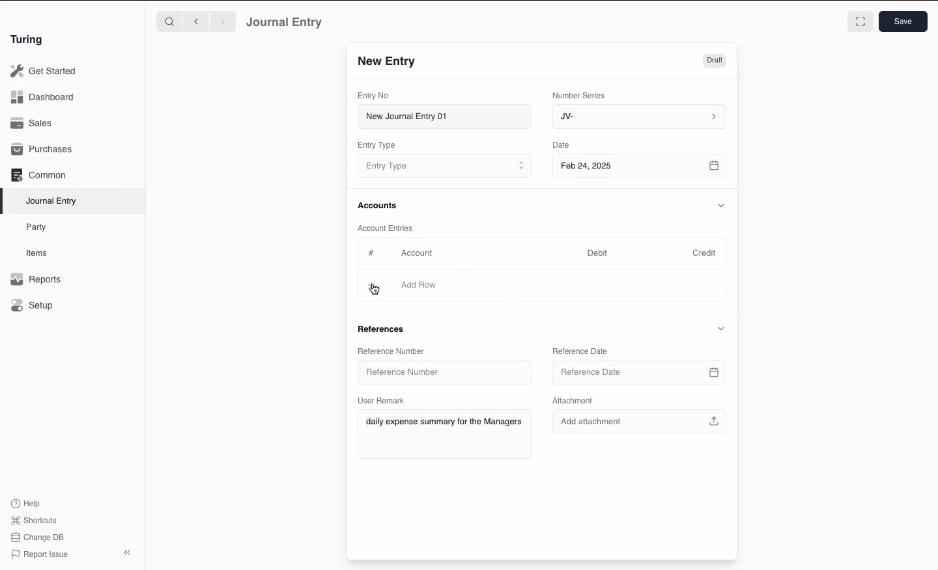 The height and width of the screenshot is (570, 938). I want to click on Entry Type, so click(377, 145).